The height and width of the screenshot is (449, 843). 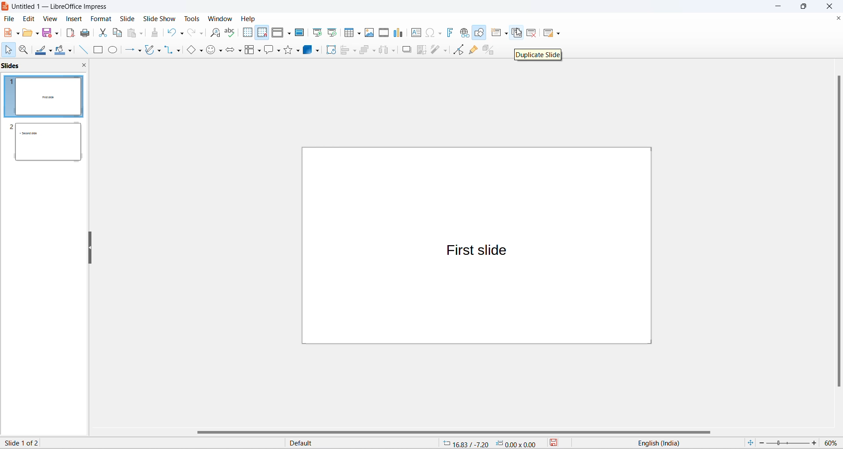 What do you see at coordinates (538, 54) in the screenshot?
I see `duplicate slide text` at bounding box center [538, 54].